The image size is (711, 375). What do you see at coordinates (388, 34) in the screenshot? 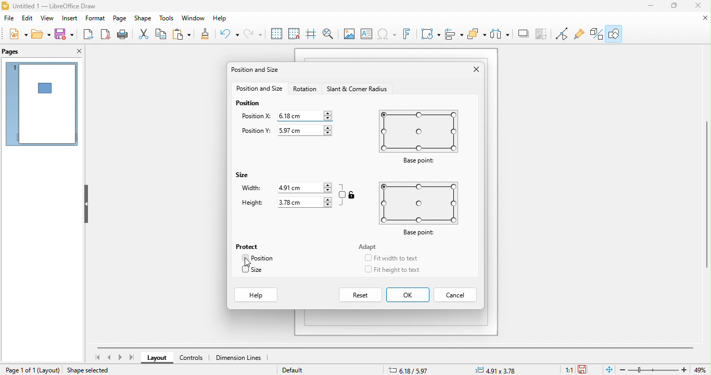
I see `special character` at bounding box center [388, 34].